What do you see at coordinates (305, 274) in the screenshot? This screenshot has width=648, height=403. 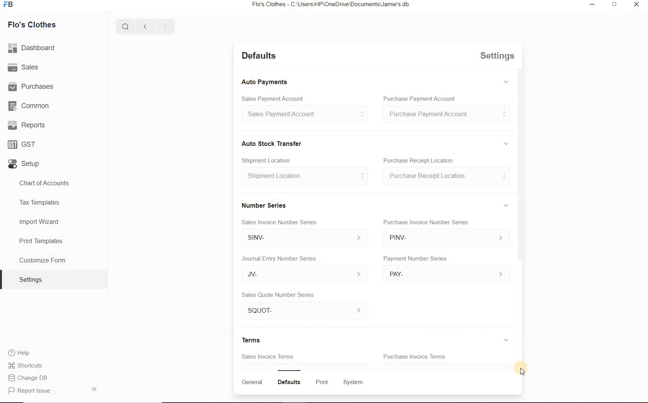 I see `JV-` at bounding box center [305, 274].